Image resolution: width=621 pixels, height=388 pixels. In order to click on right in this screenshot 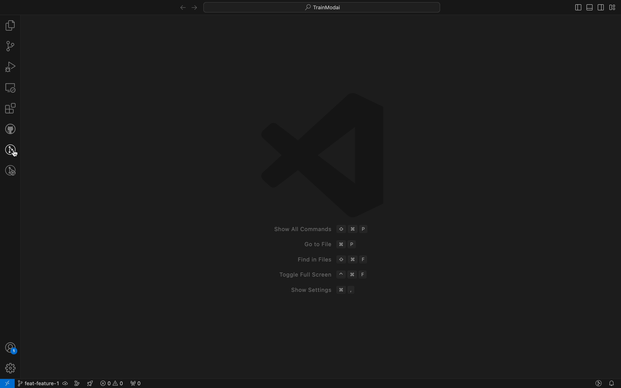, I will do `click(177, 7)`.